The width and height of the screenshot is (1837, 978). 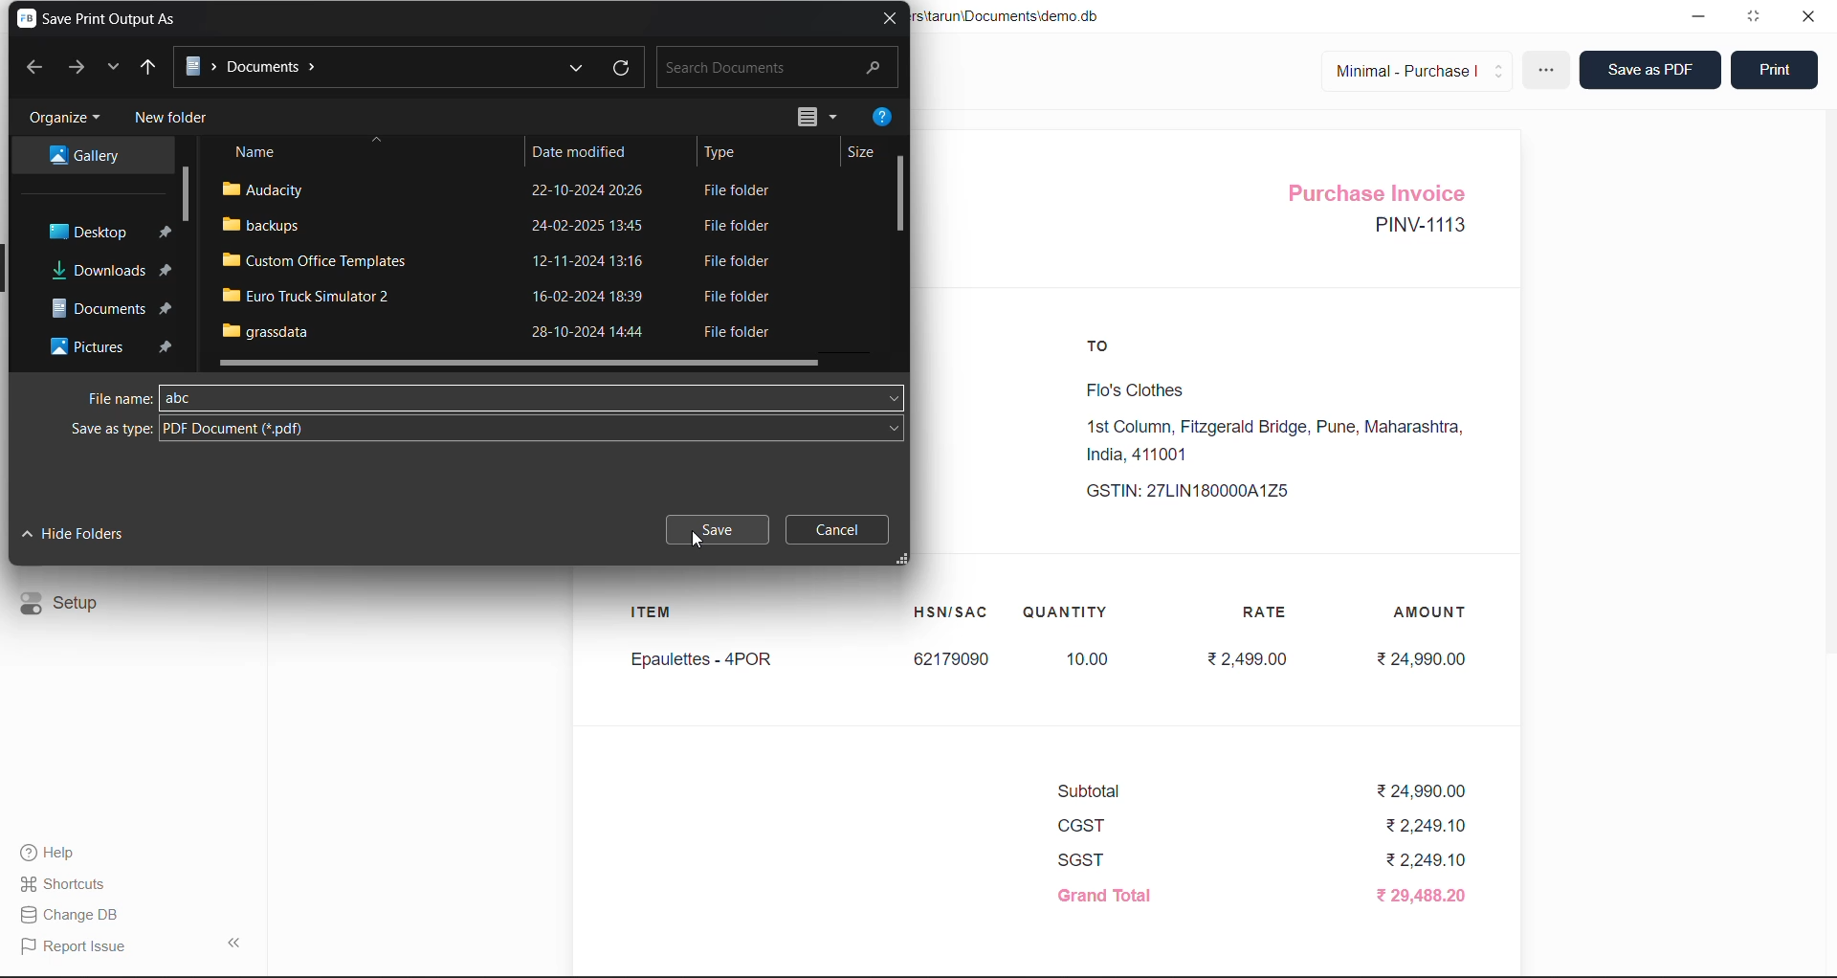 I want to click on horizontal scroll bar, so click(x=525, y=362).